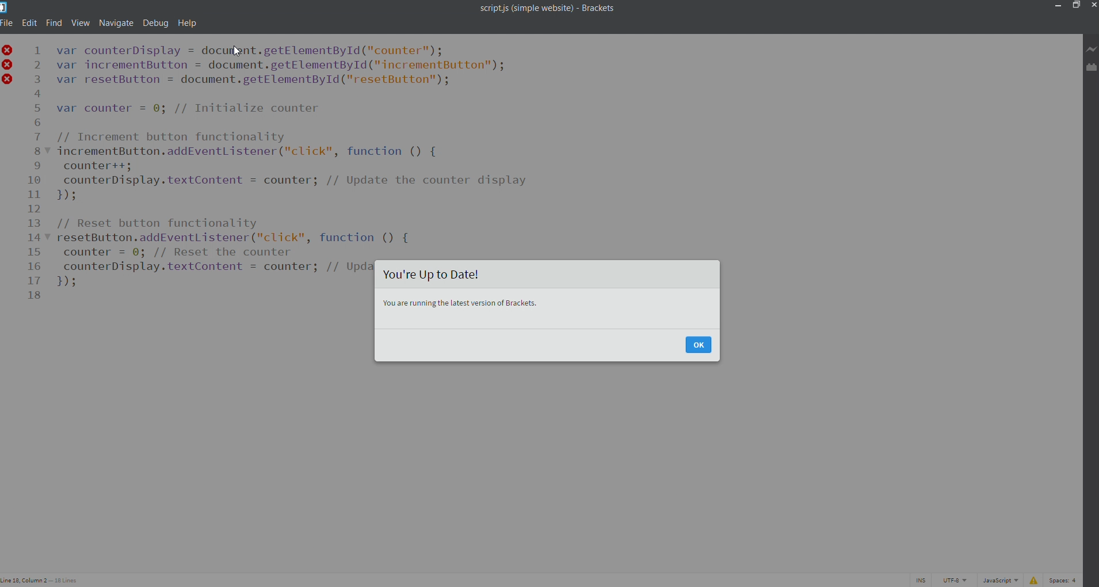 This screenshot has width=1099, height=587. Describe the element at coordinates (548, 308) in the screenshot. I see `you are running the latest version of Brackets.` at that location.